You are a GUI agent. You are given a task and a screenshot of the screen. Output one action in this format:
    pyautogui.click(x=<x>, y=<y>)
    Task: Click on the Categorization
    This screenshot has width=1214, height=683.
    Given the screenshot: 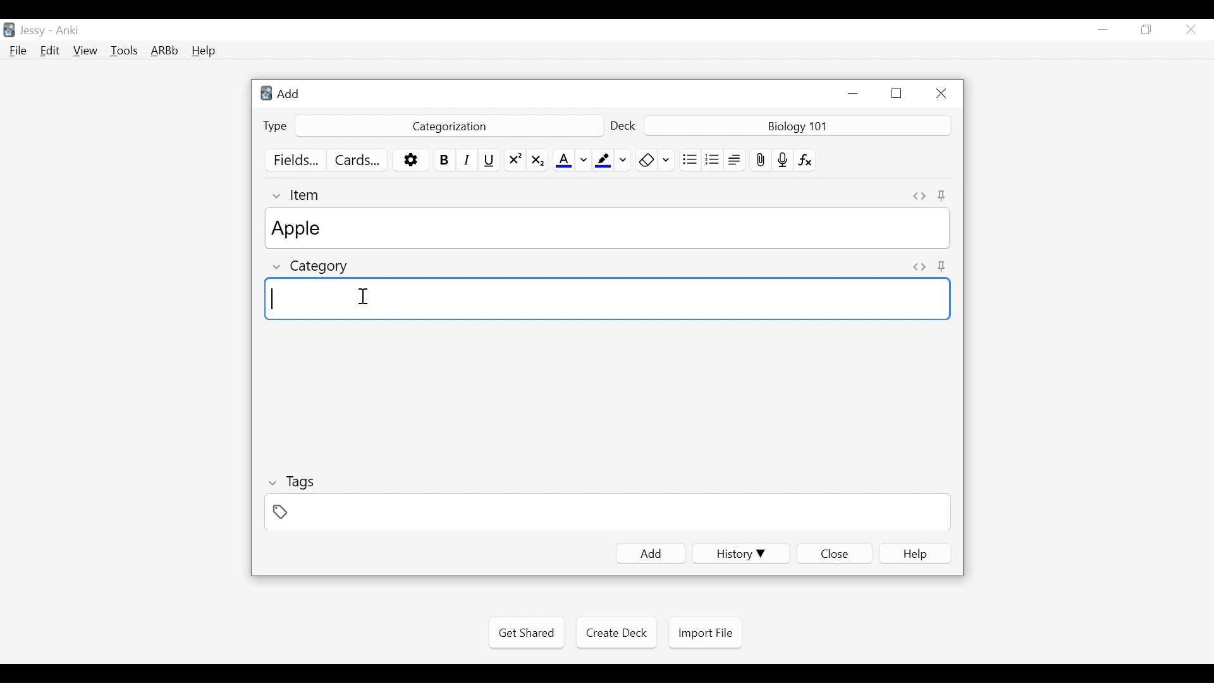 What is the action you would take?
    pyautogui.click(x=447, y=126)
    